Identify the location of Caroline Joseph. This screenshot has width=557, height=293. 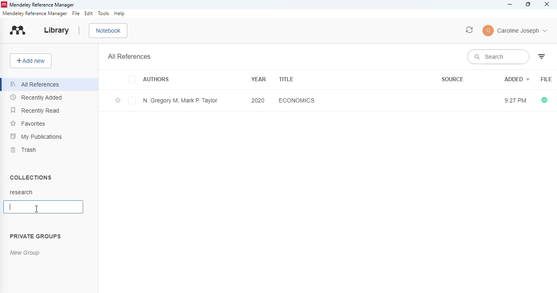
(523, 31).